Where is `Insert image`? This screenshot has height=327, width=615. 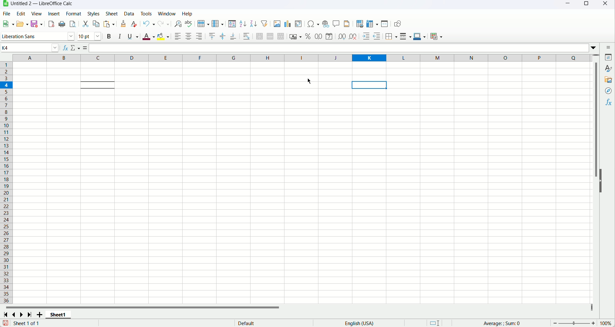
Insert image is located at coordinates (277, 23).